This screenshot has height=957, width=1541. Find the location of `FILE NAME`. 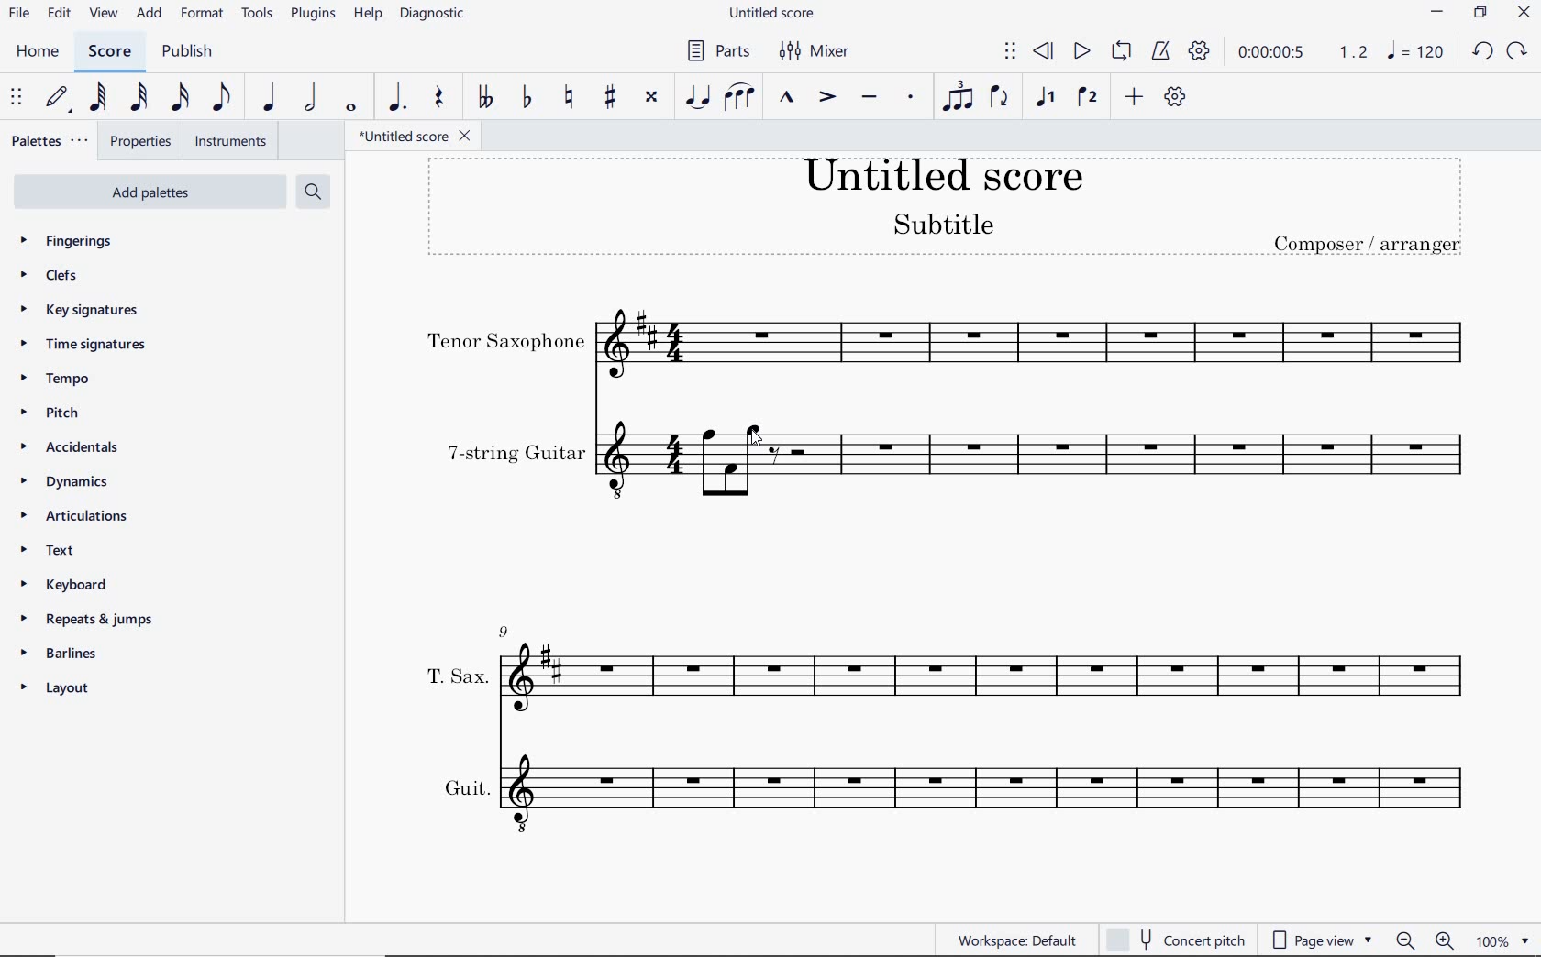

FILE NAME is located at coordinates (773, 15).